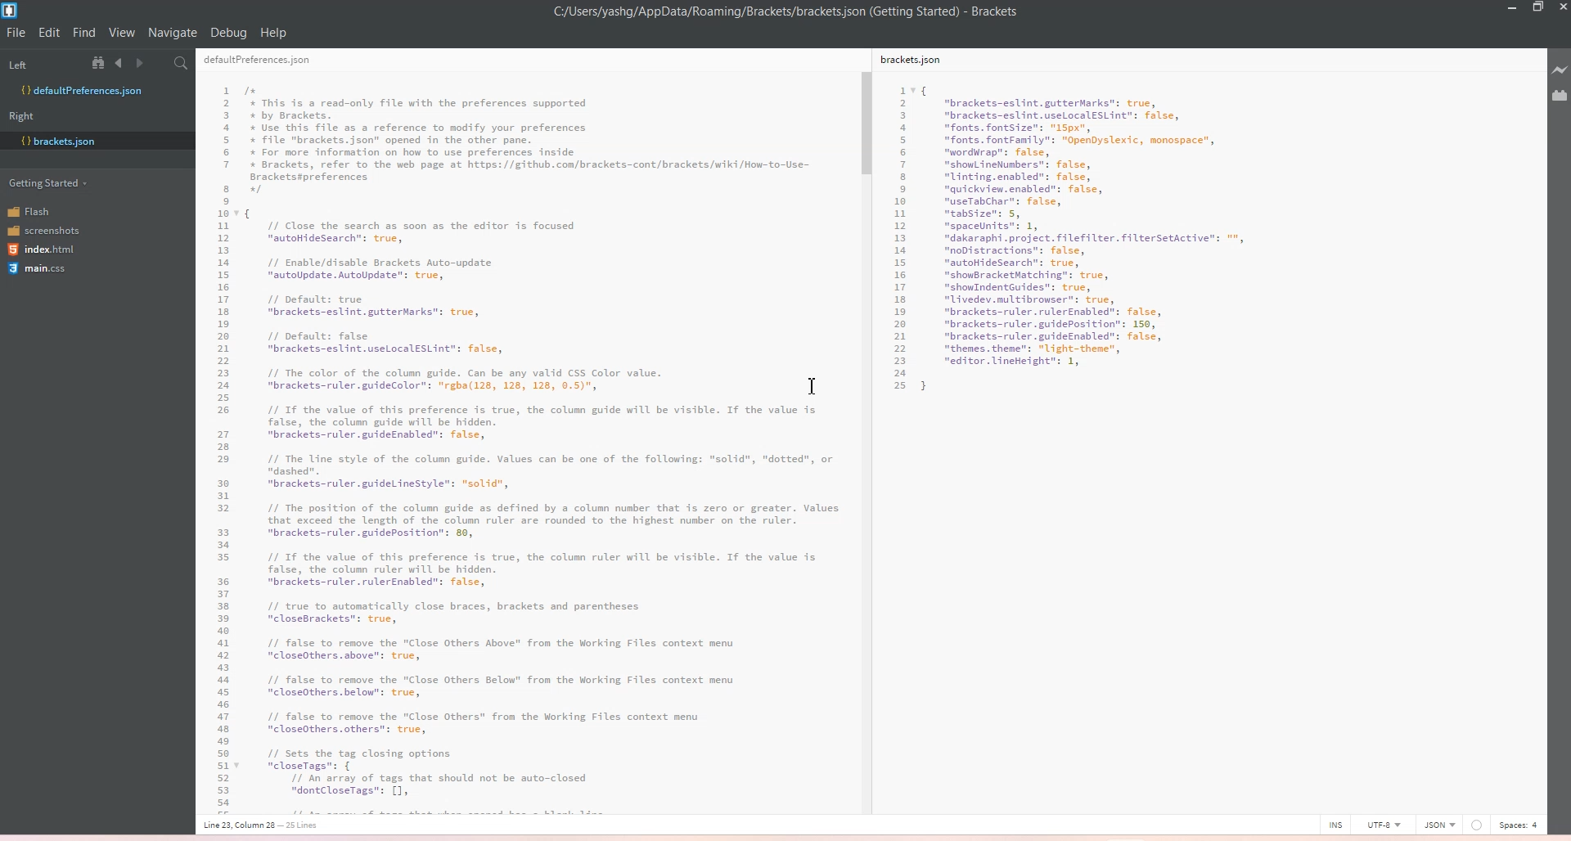 The height and width of the screenshot is (841, 1571). Describe the element at coordinates (1110, 269) in the screenshot. I see `brackets.json

vi
“brackets-eslint.gutterMarks”: true,
“brackets-eslint.uselocalESLint": false,
“fonts. fontSize": "15px",
“fonts. fontFamily”: "OpenDyslexic, monospace”,
“wordrap™: false,
“shouLineNumbers": false,
“linting.enabled": false,
“quickview.enabled”: false,
“useTabChar": false,
“tabSize": 5,
“spacelnits”: 1,
“dakaraphi.project. filefilter. filterSetActive™: ™*,
“noDistractions”: false,
“autoHideSearch”: true,
“showBracketMatching”: true,
“showIndentGuides”: true,
“livedev.multibrowser”: true,
“brackets-ruler.rulerEnabled”: false,
“brackets-ruler.guidePosition": 150,
“brackets-ruler.guideEnabled": false,
“themes. theme": "light-theme",
Sh 100]

}` at that location.